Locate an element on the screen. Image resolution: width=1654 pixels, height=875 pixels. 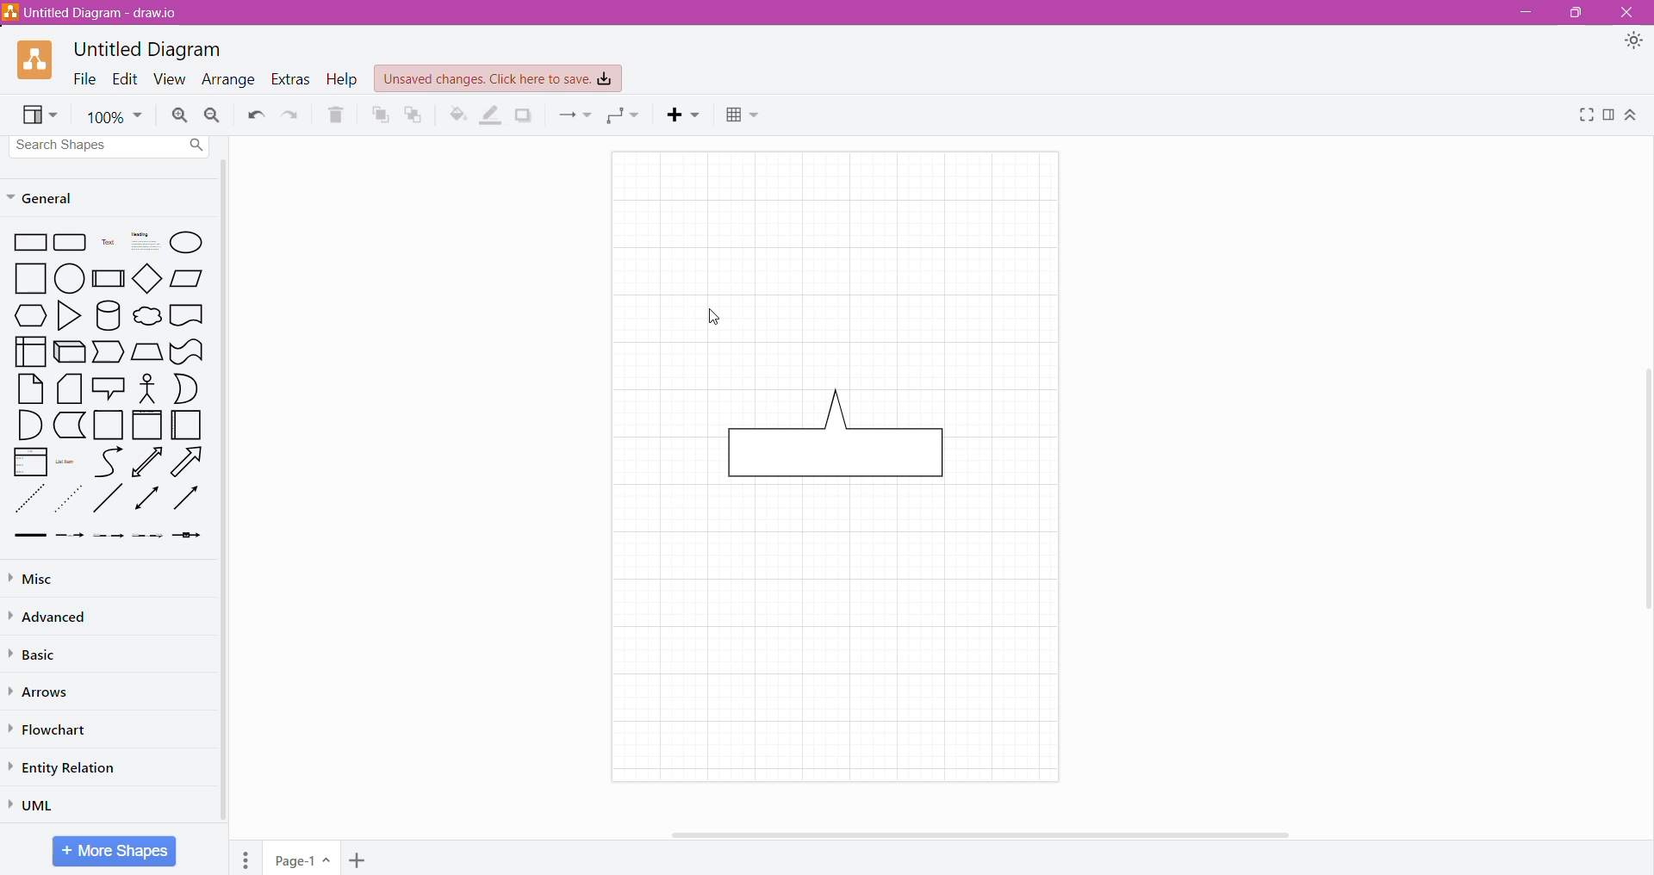
Application Logo is located at coordinates (36, 61).